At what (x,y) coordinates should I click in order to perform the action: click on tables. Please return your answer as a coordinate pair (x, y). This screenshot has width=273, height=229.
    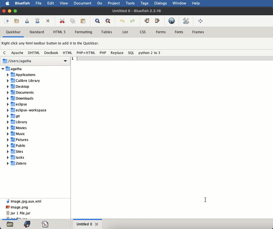
    Looking at the image, I should click on (108, 32).